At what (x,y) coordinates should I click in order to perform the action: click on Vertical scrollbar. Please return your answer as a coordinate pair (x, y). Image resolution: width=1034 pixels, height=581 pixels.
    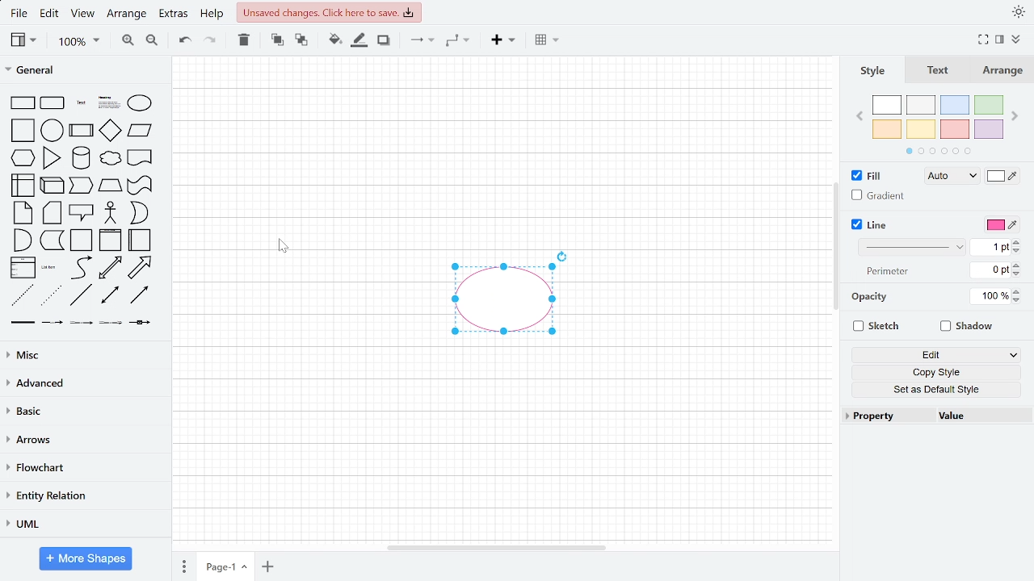
    Looking at the image, I should click on (834, 249).